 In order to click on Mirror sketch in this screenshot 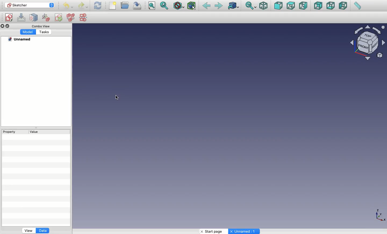, I will do `click(84, 18)`.